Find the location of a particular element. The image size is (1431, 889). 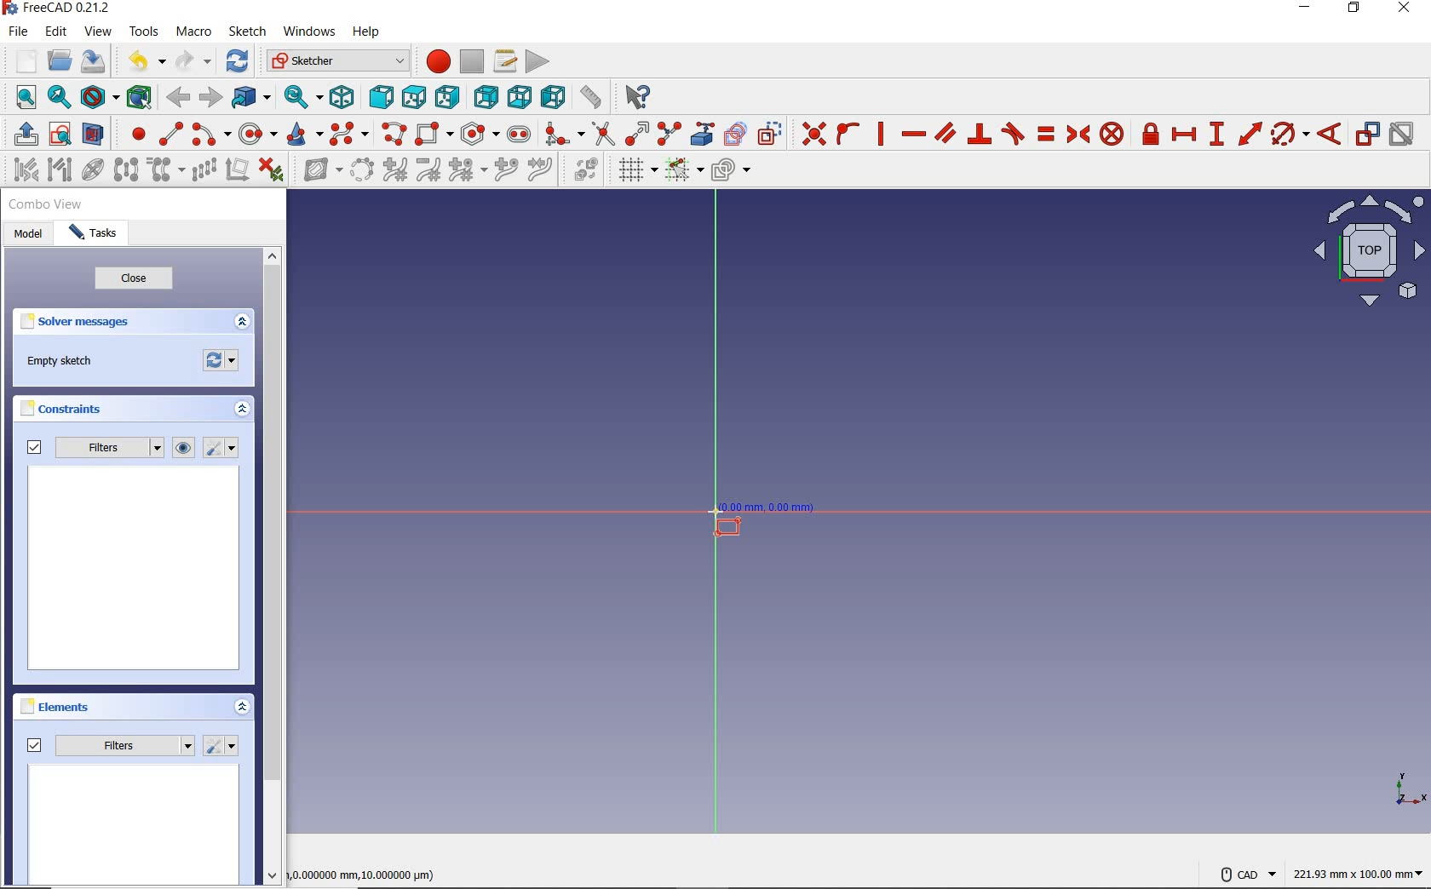

constrain tangent is located at coordinates (1014, 134).